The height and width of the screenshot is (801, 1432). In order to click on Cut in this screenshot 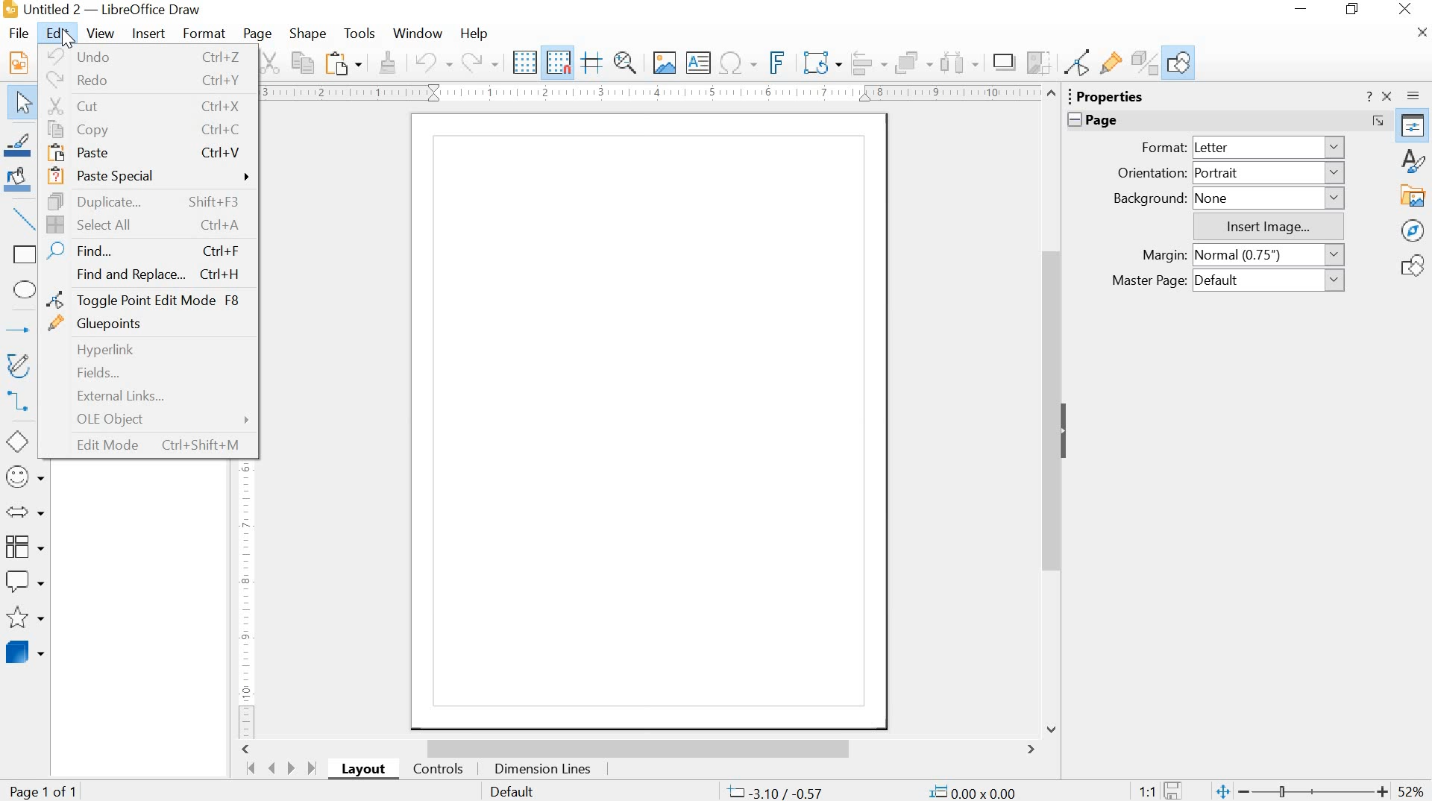, I will do `click(268, 63)`.